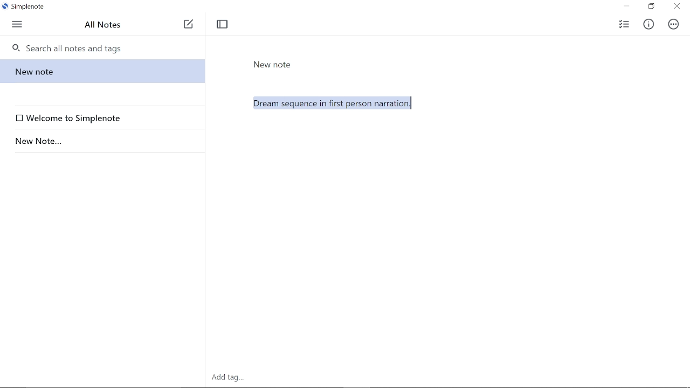  Describe the element at coordinates (273, 65) in the screenshot. I see `New Note` at that location.